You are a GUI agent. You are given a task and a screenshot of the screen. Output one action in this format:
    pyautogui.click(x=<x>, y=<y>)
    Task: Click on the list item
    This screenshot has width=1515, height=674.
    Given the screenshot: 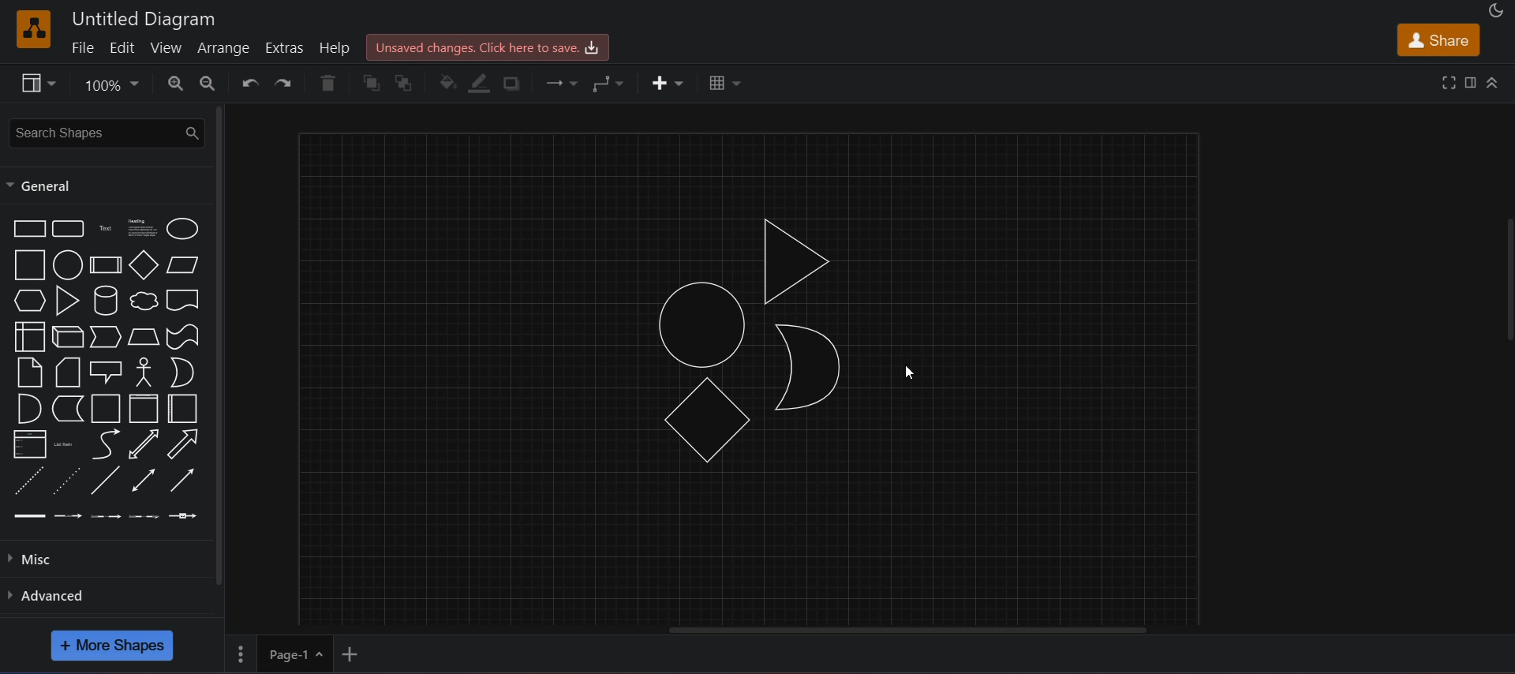 What is the action you would take?
    pyautogui.click(x=67, y=444)
    